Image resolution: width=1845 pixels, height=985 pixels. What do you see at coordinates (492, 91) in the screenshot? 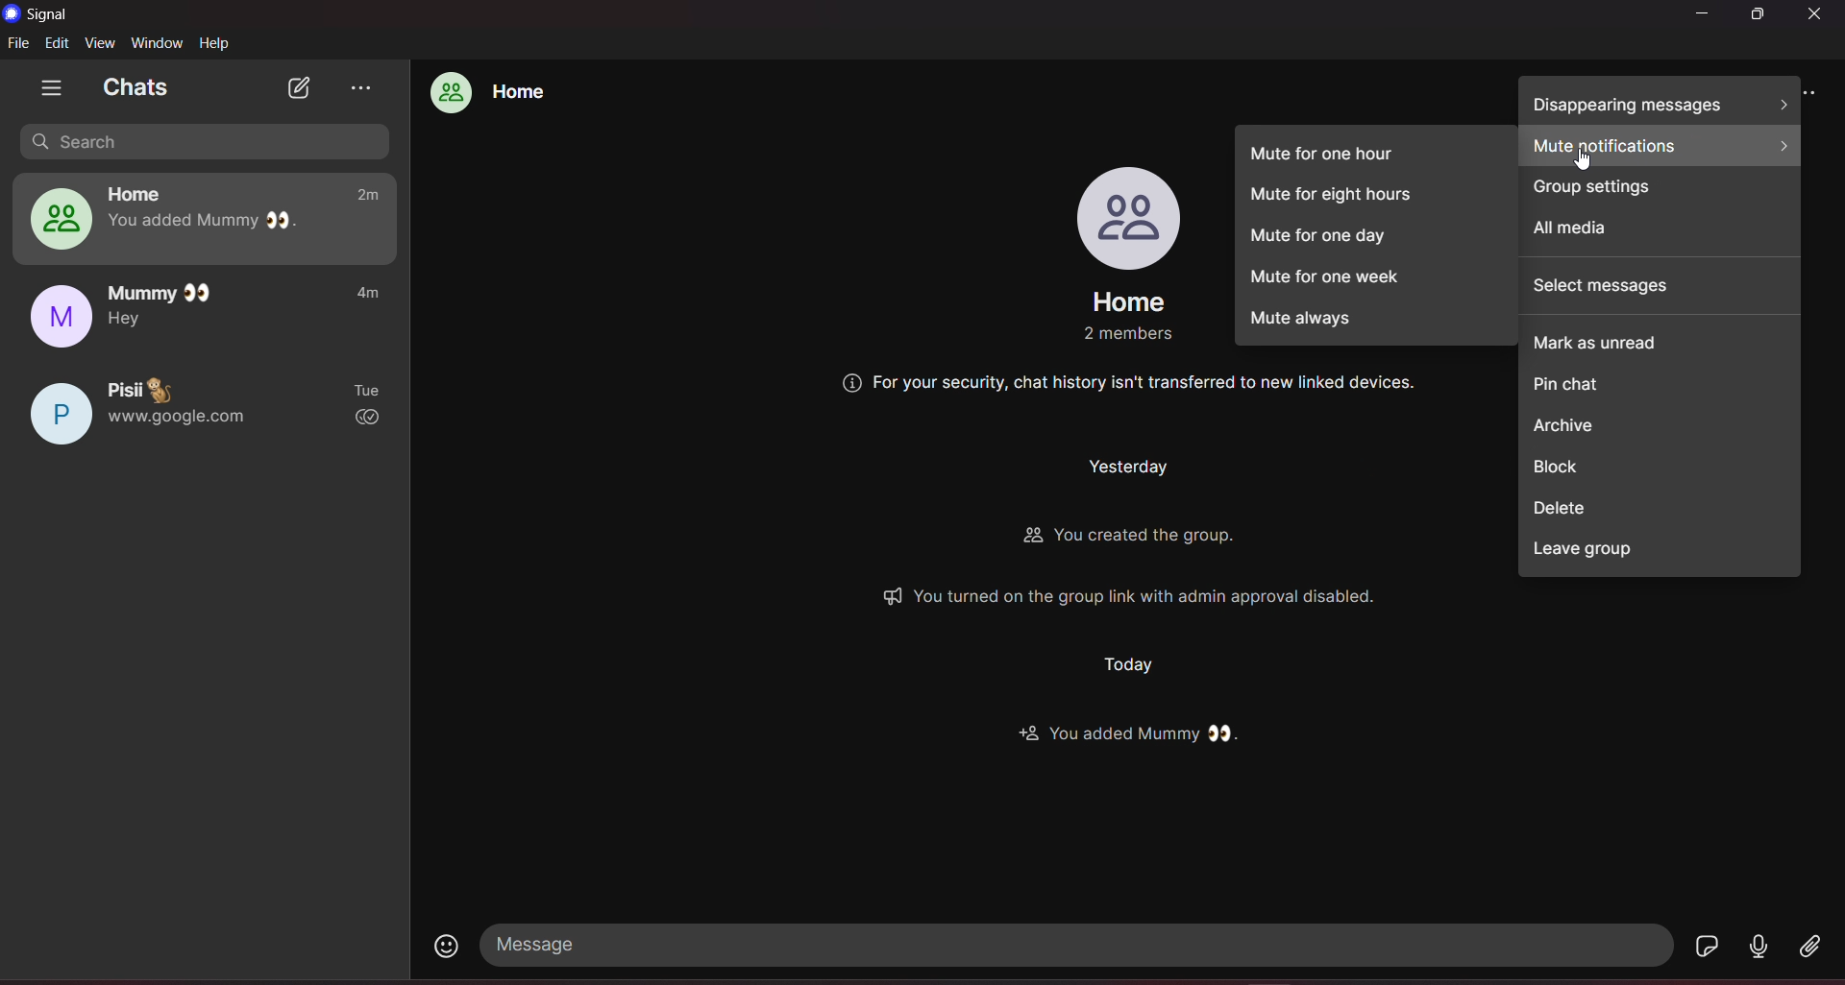
I see `home group chat` at bounding box center [492, 91].